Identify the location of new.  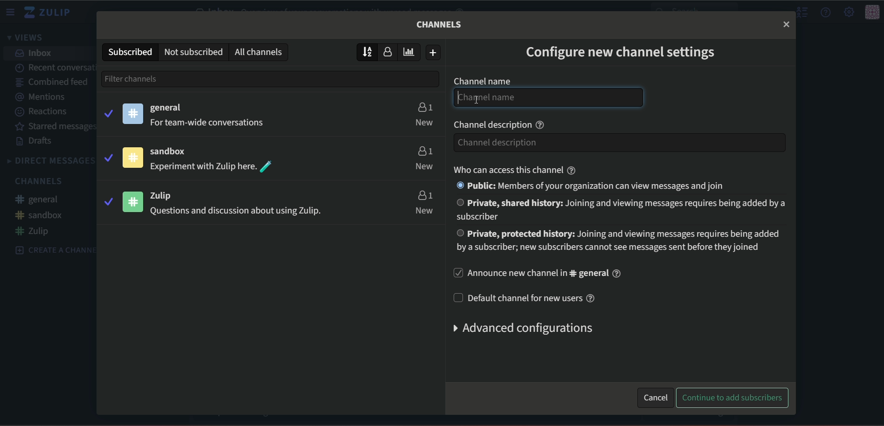
(425, 211).